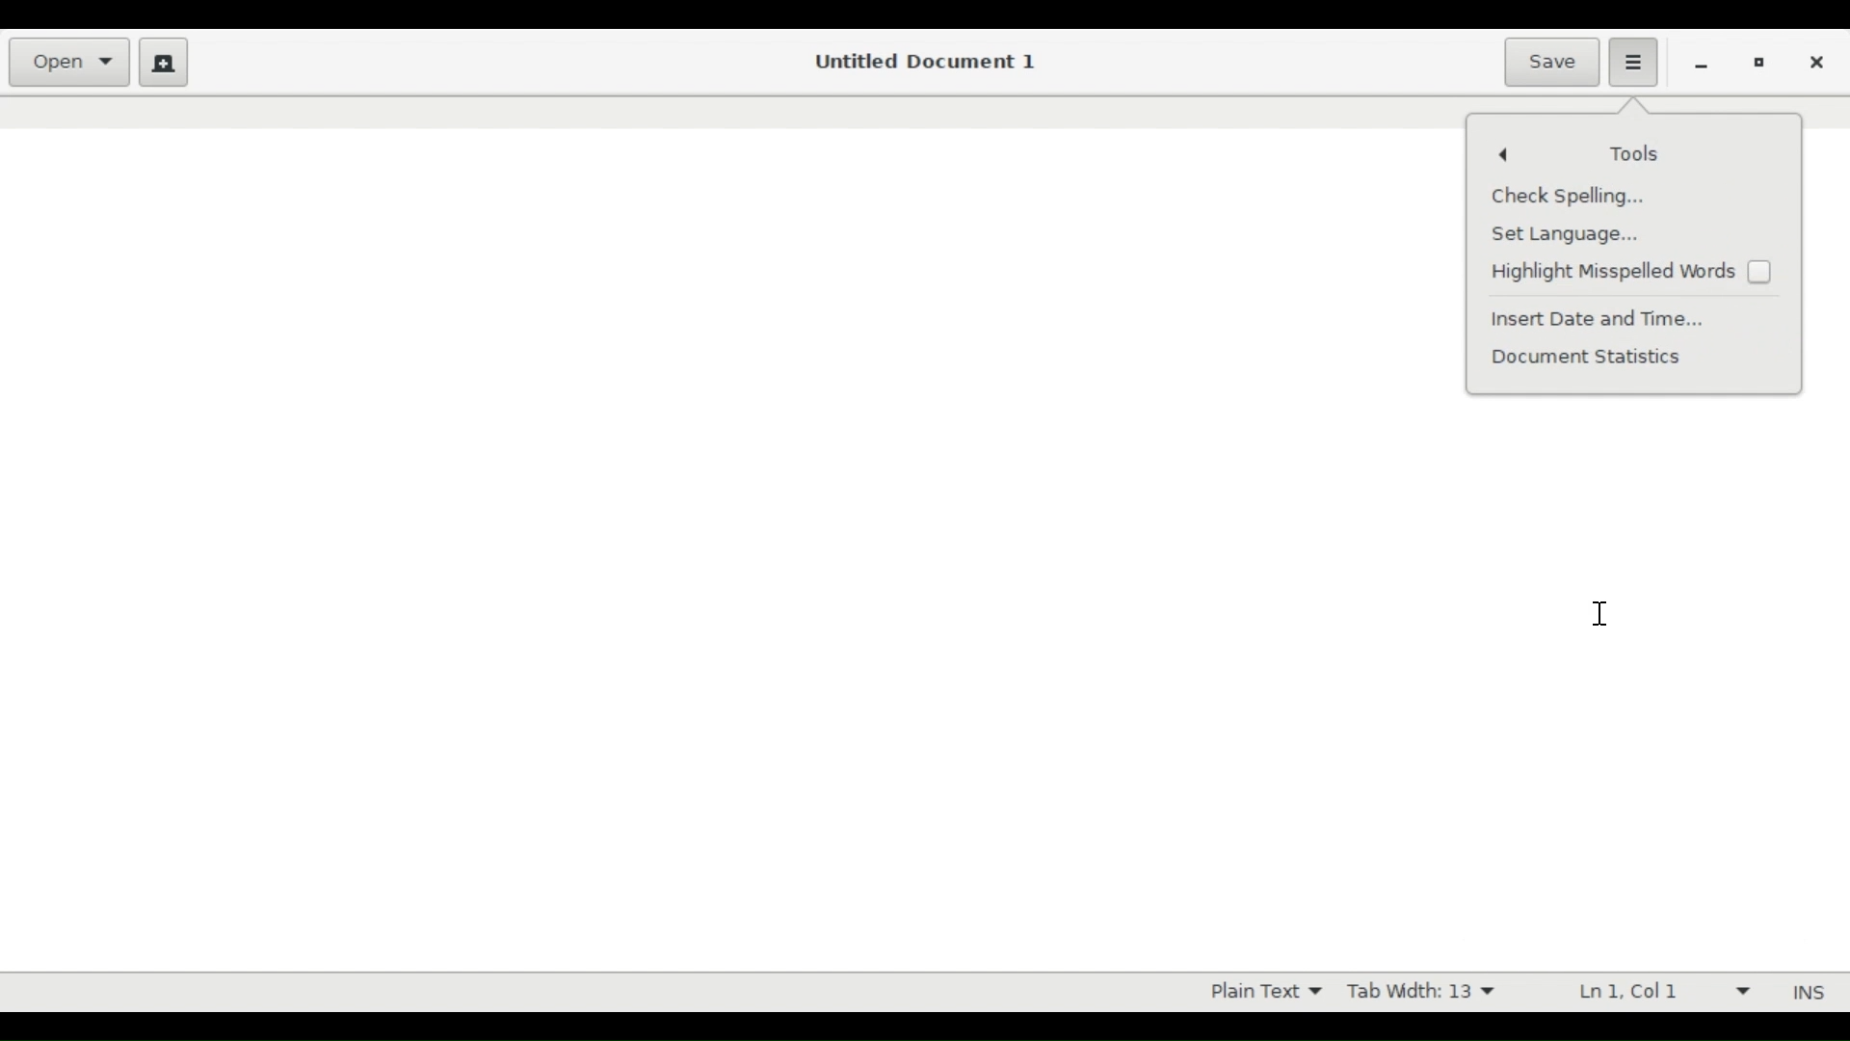  I want to click on Ln 1 Col 1, so click(1652, 990).